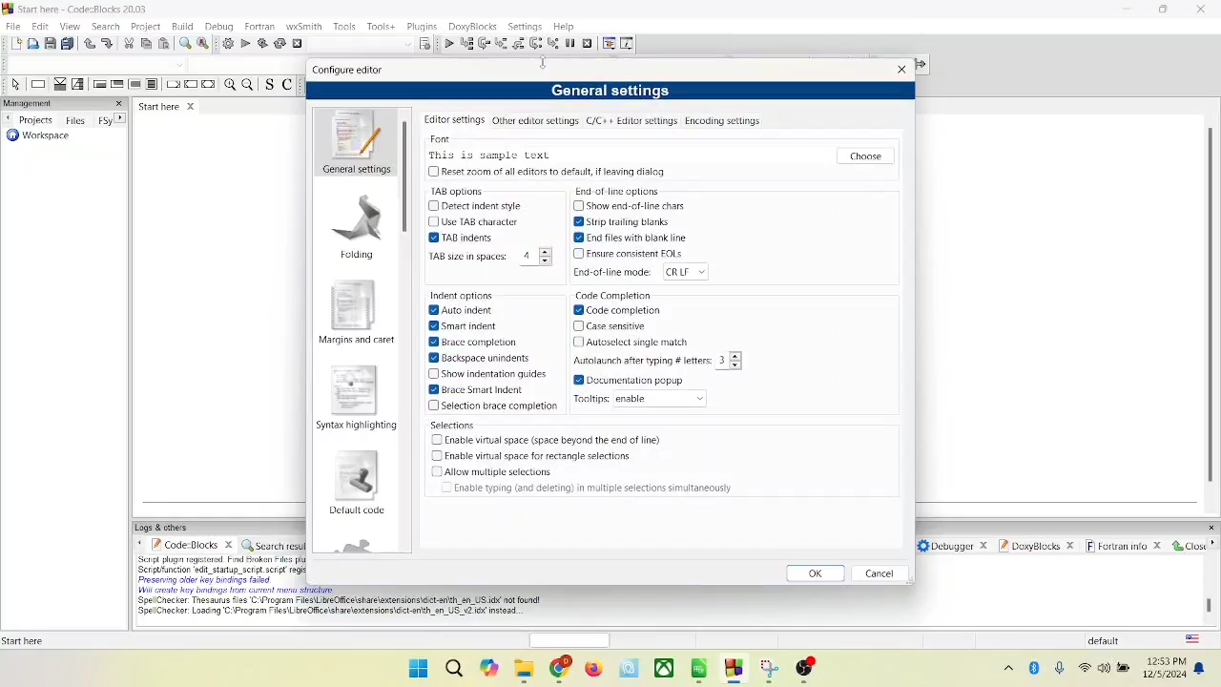 This screenshot has height=687, width=1221. Describe the element at coordinates (267, 84) in the screenshot. I see `toggle source` at that location.